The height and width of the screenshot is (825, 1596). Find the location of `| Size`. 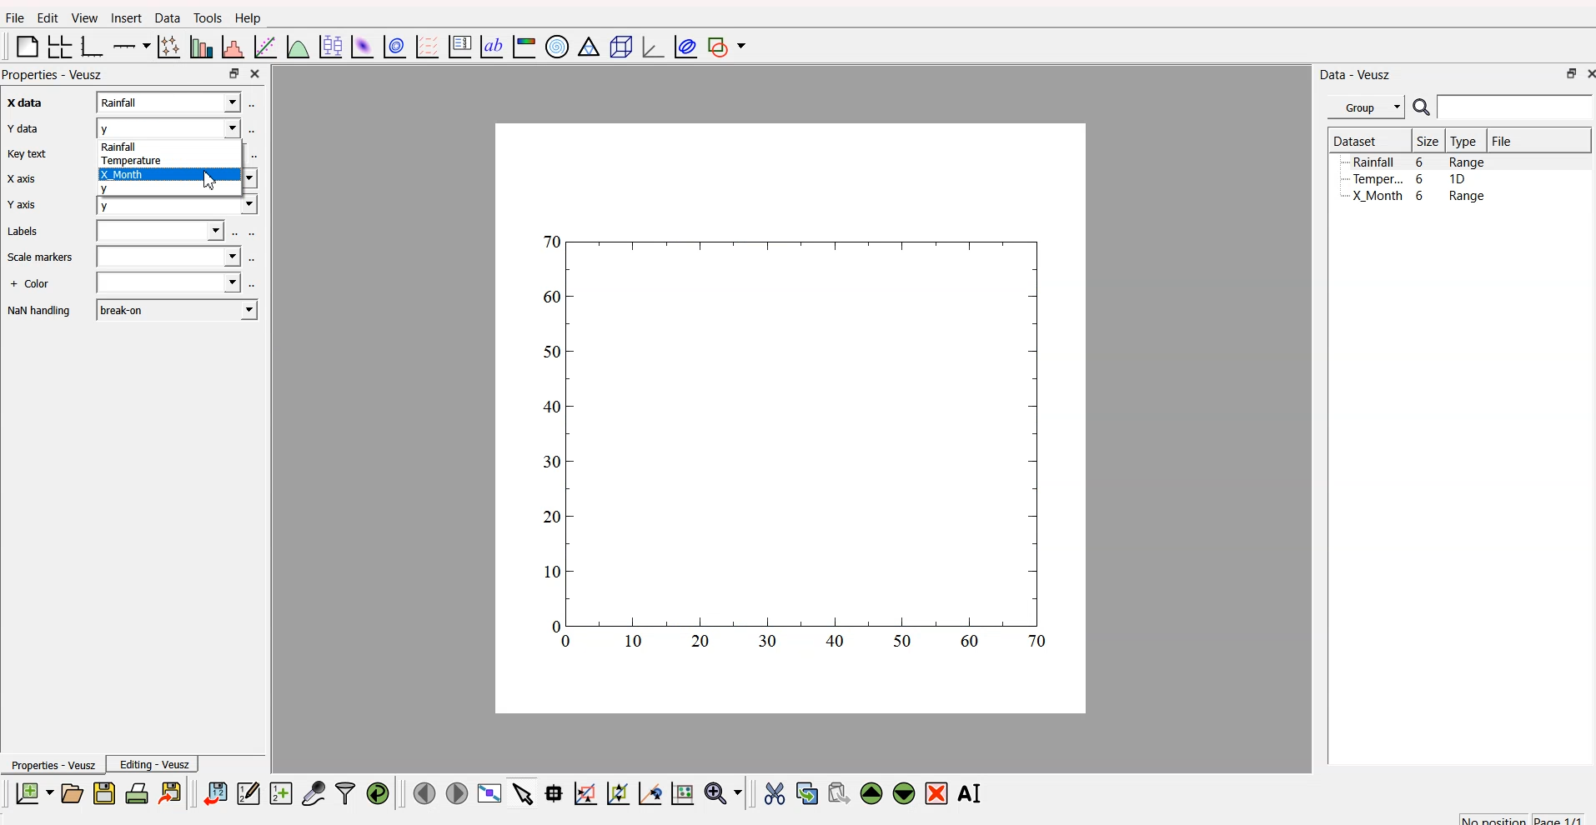

| Size is located at coordinates (1426, 142).